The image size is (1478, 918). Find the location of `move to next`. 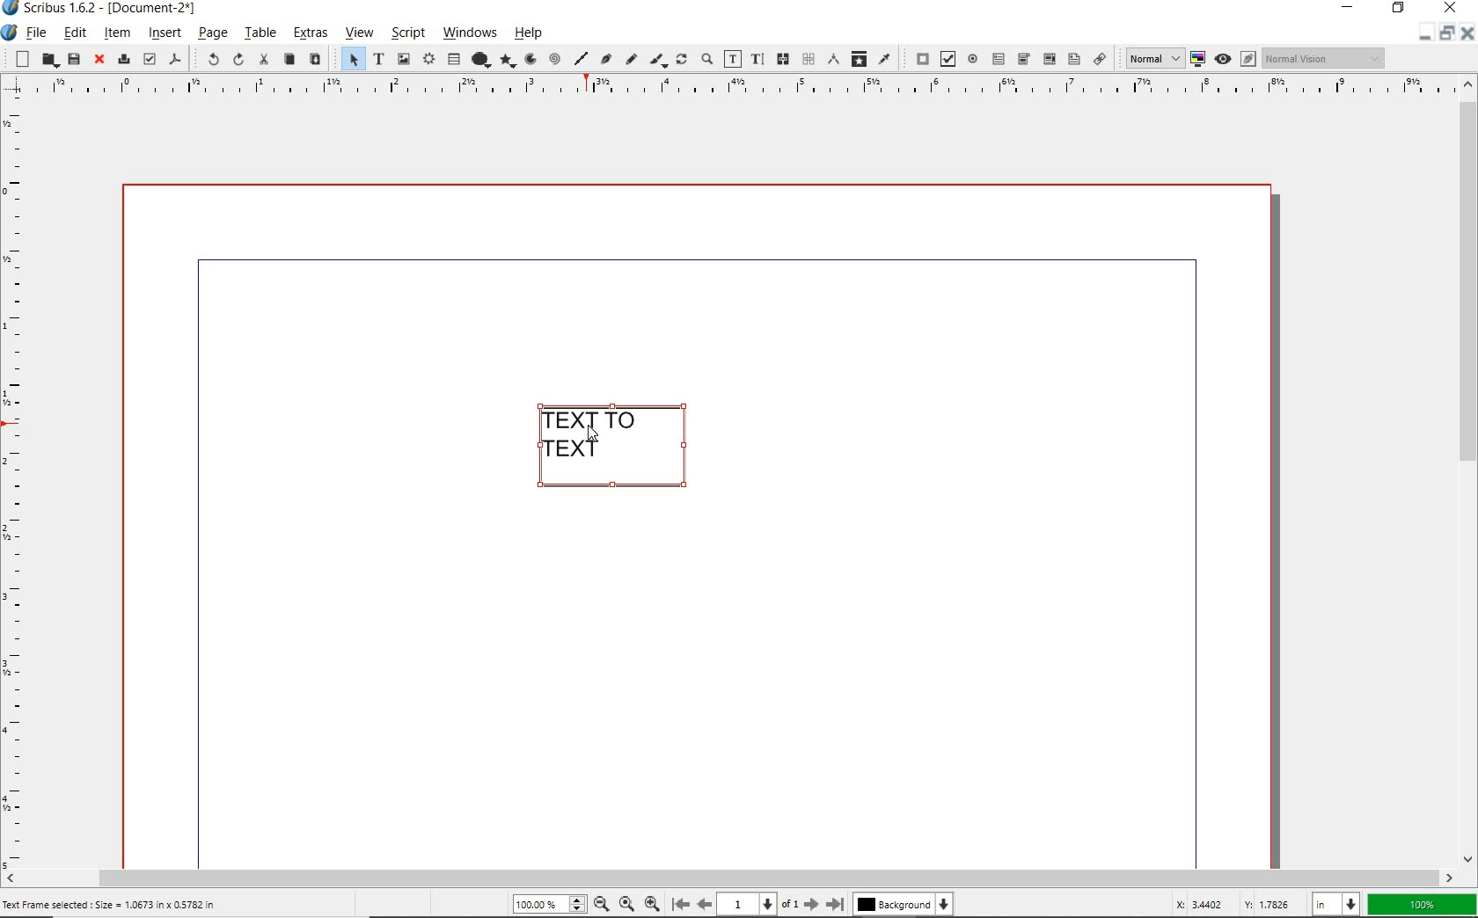

move to next is located at coordinates (815, 907).